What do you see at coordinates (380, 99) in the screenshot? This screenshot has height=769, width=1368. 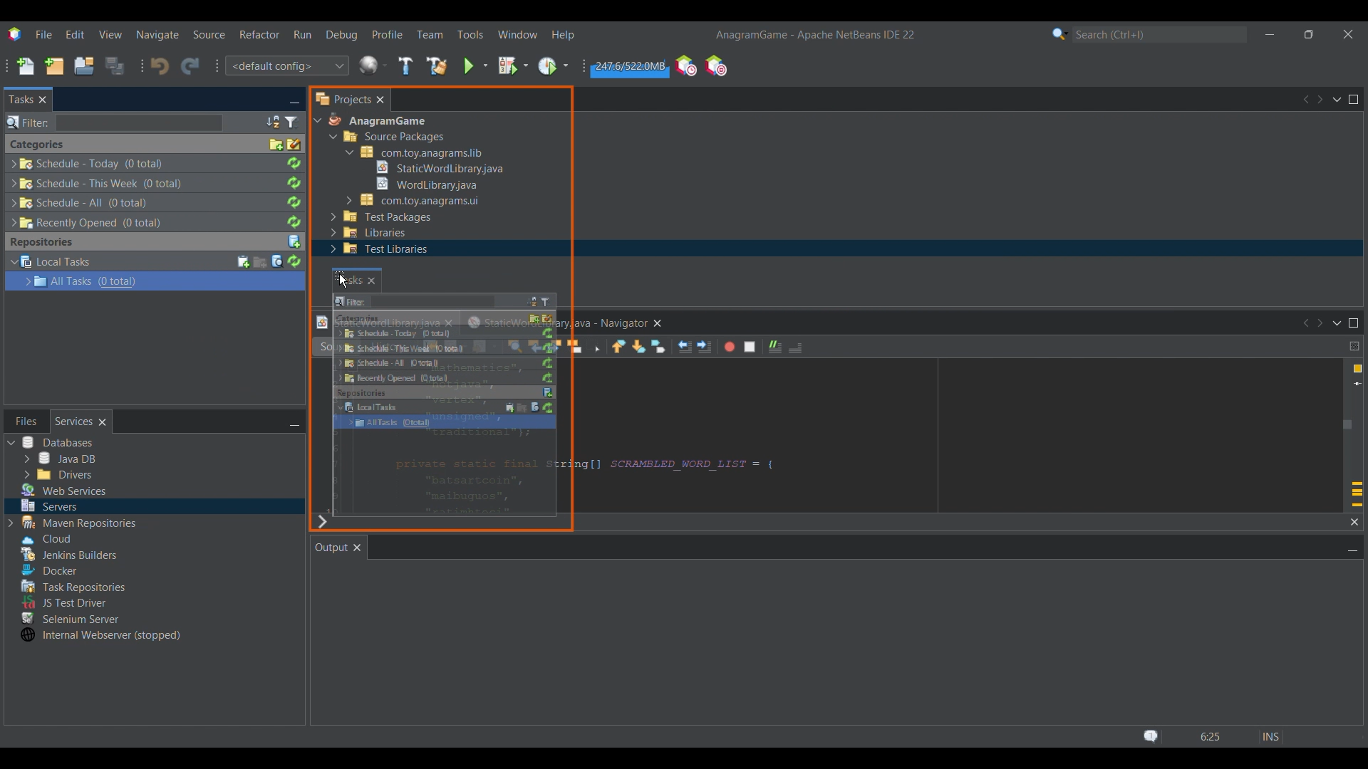 I see `Close` at bounding box center [380, 99].